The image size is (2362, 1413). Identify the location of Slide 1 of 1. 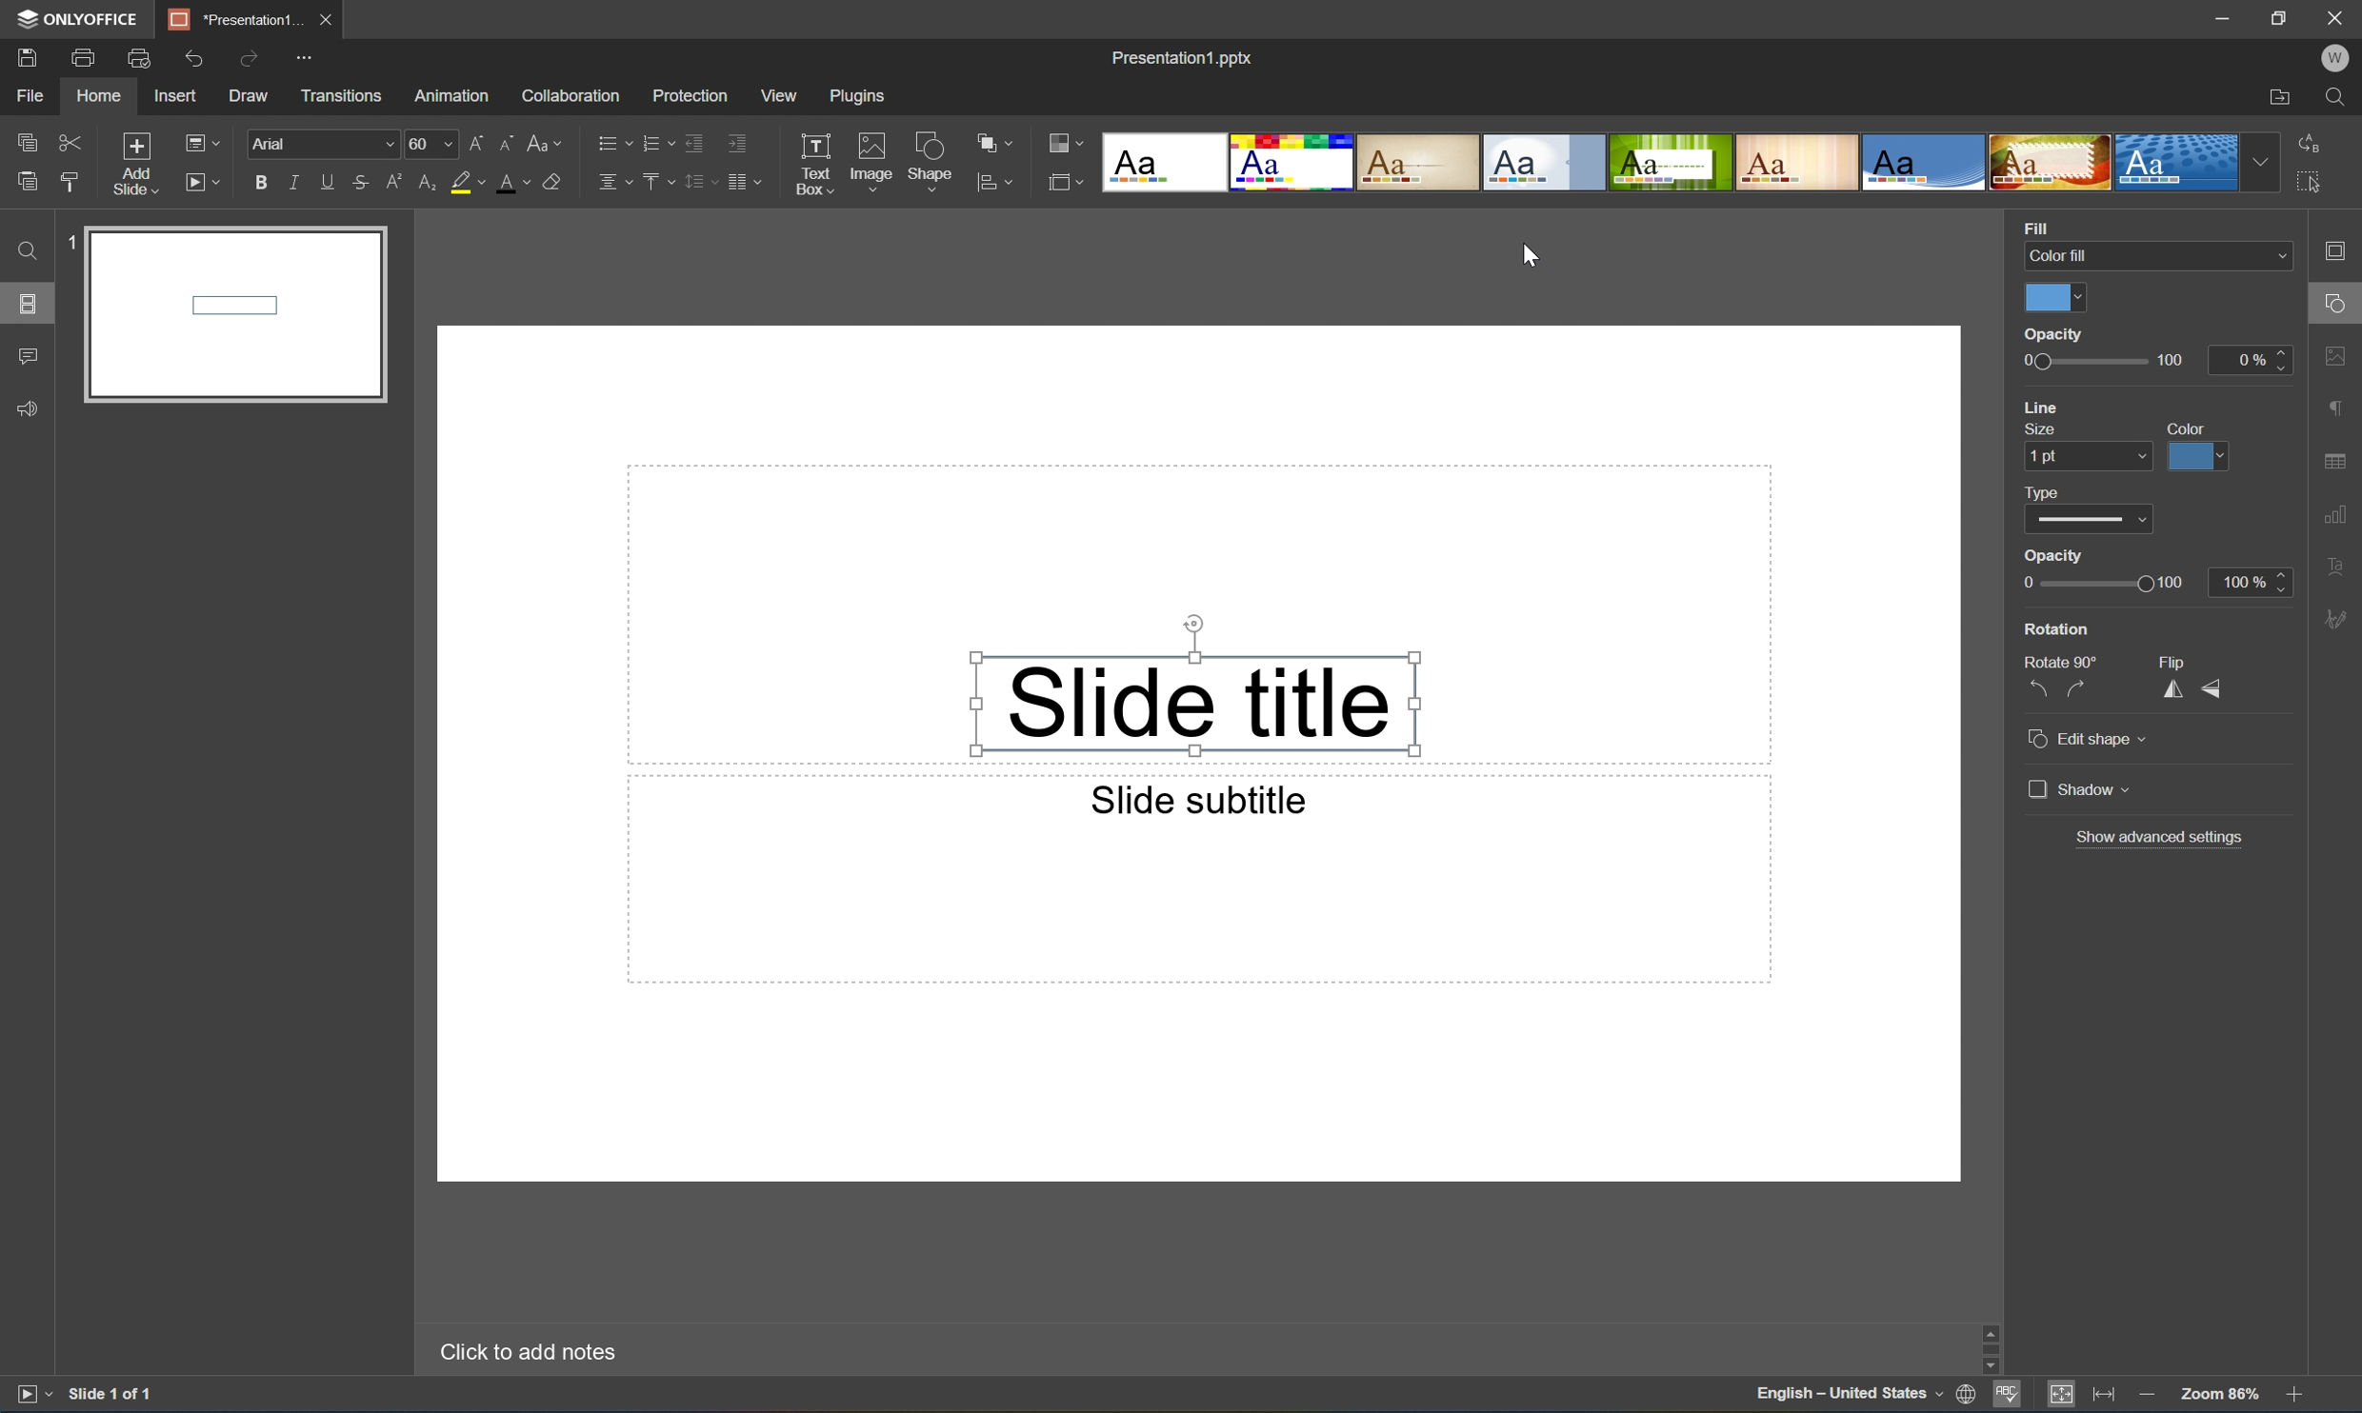
(117, 1395).